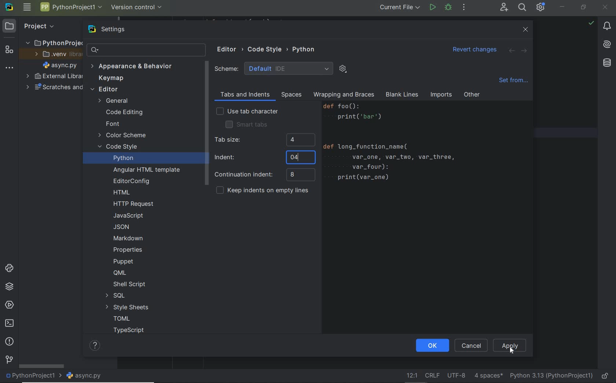 The height and width of the screenshot is (383, 616). I want to click on TYPESCRIPT, so click(131, 331).